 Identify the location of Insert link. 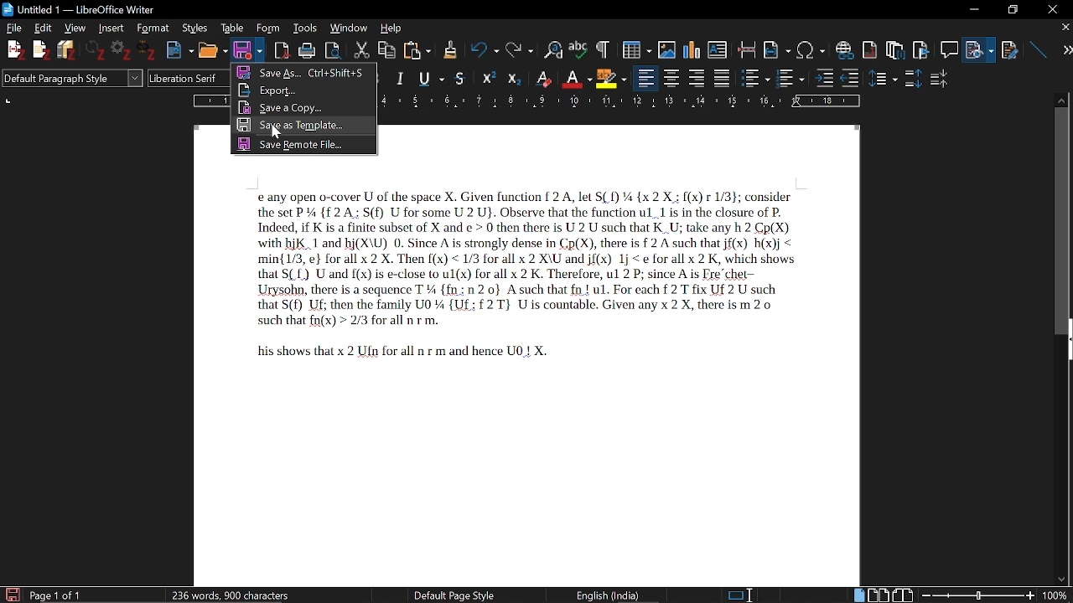
(844, 47).